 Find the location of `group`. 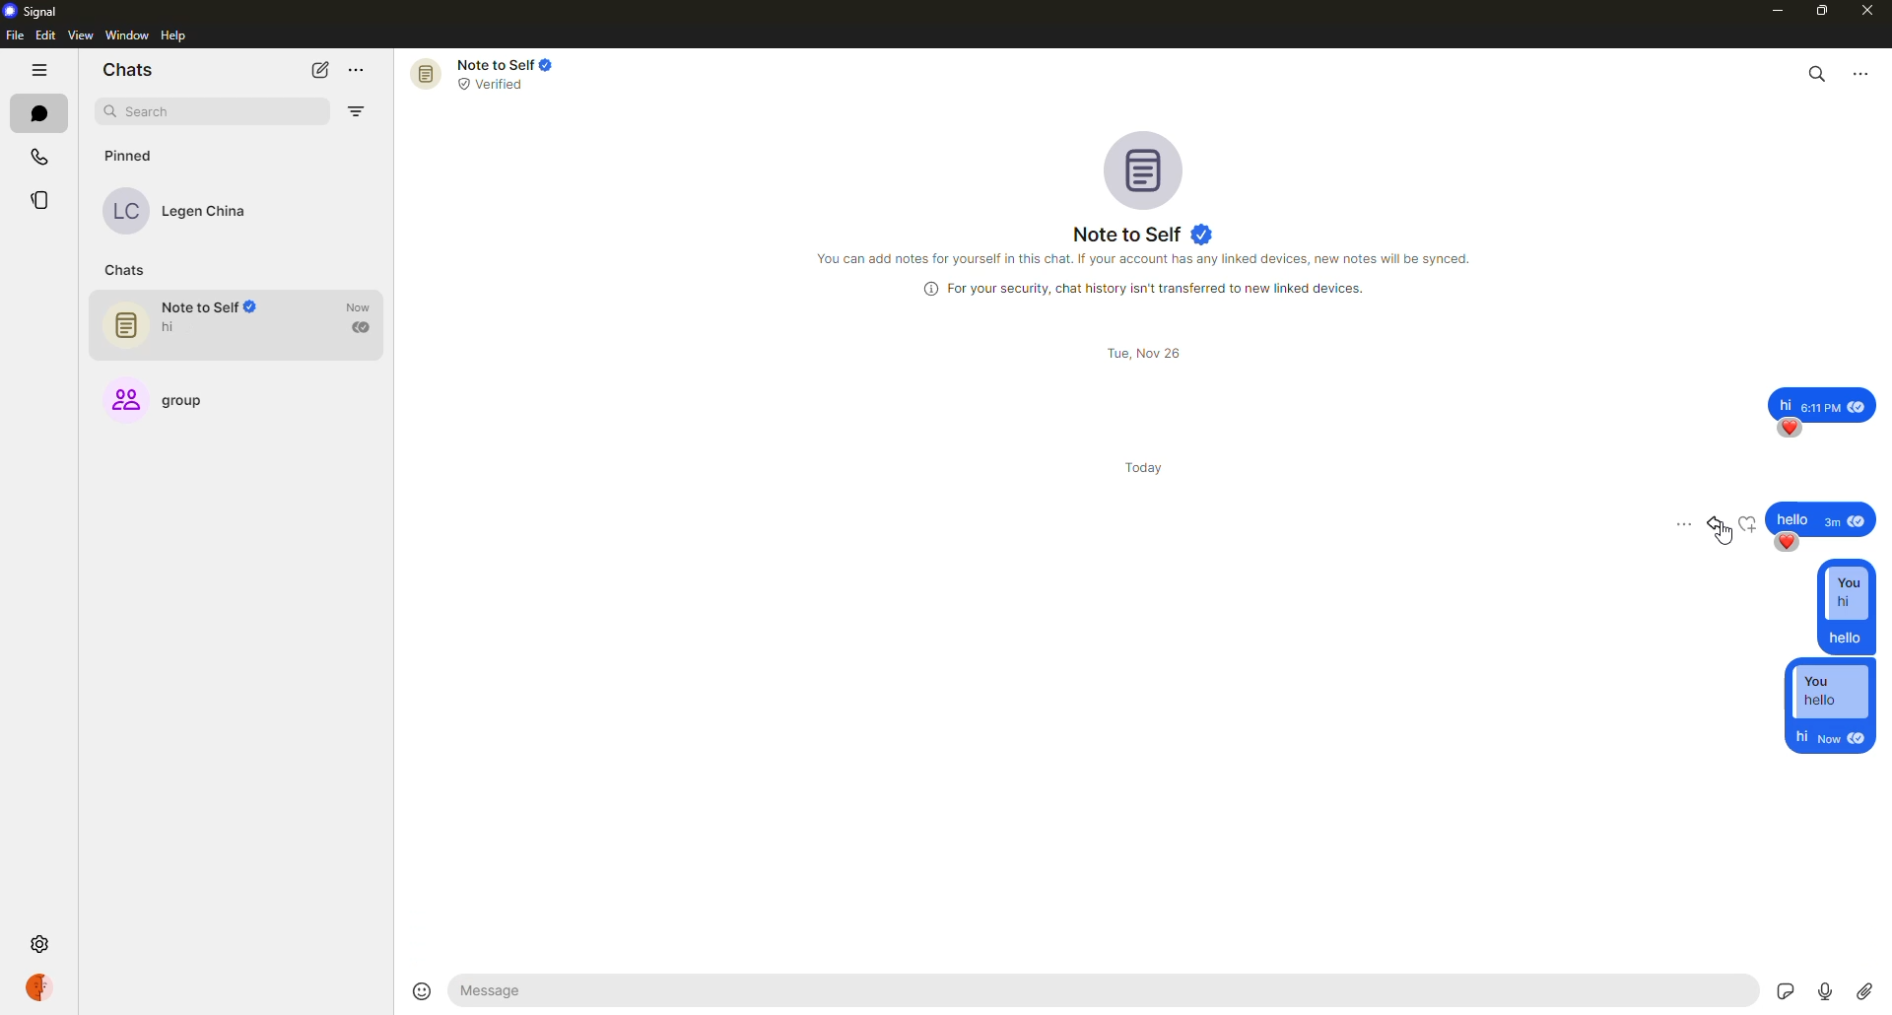

group is located at coordinates (174, 401).